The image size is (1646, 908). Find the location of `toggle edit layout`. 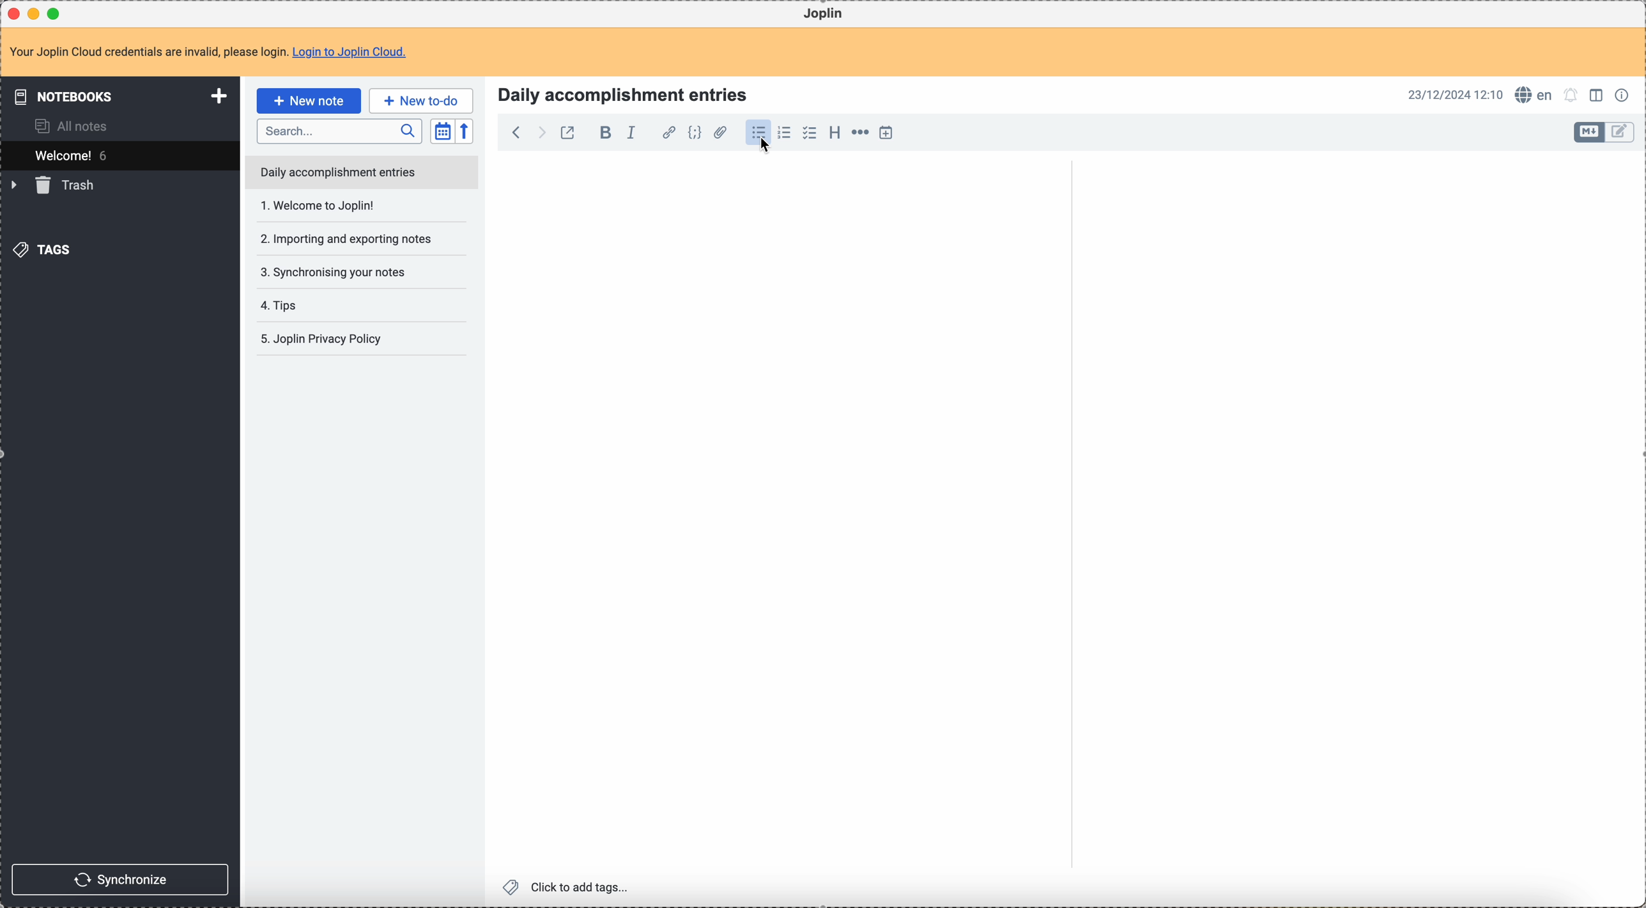

toggle edit layout is located at coordinates (1597, 94).